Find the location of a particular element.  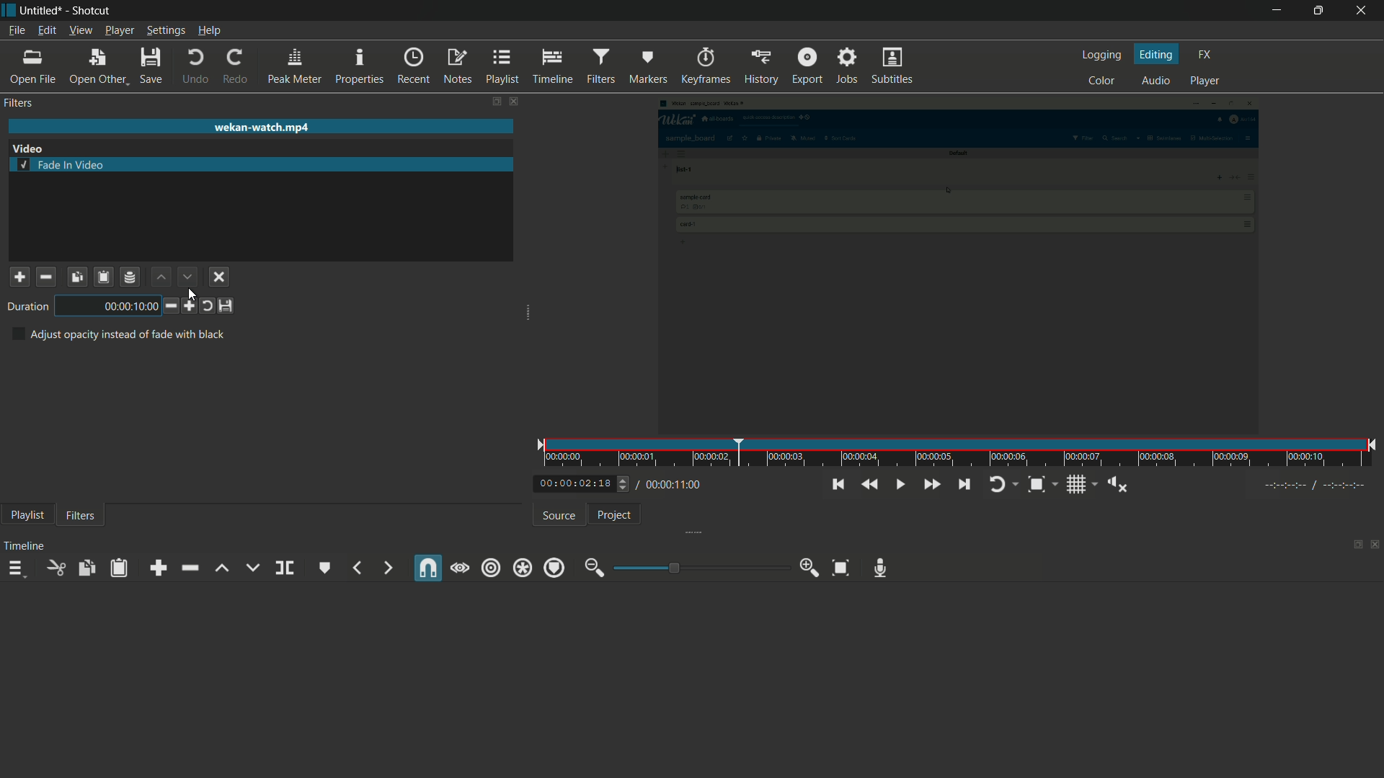

lift is located at coordinates (223, 568).